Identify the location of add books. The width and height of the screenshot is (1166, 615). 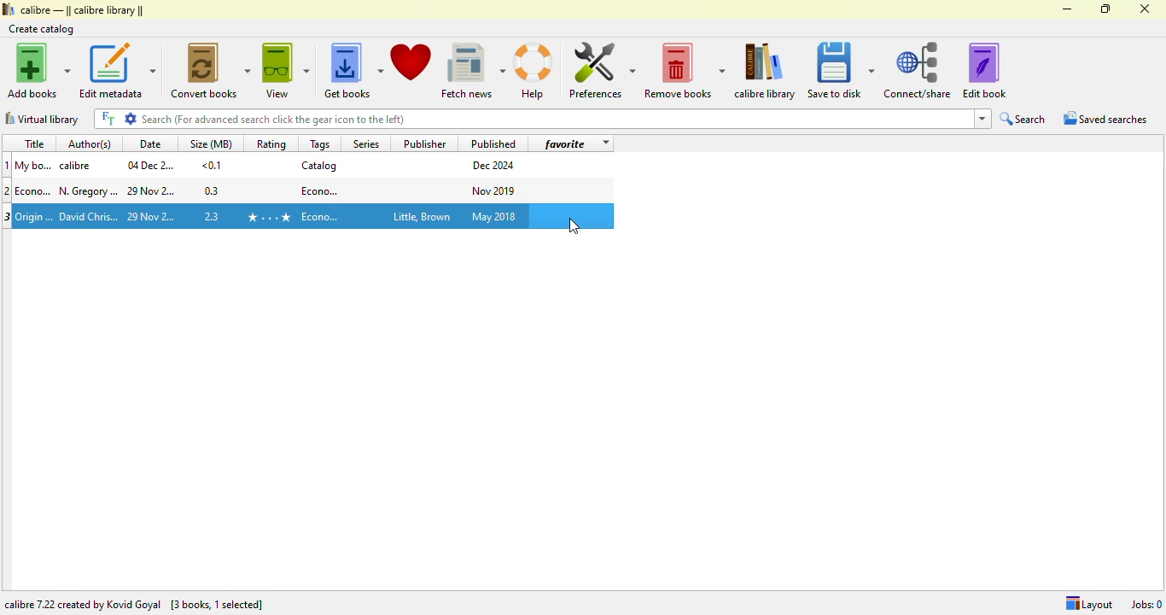
(39, 70).